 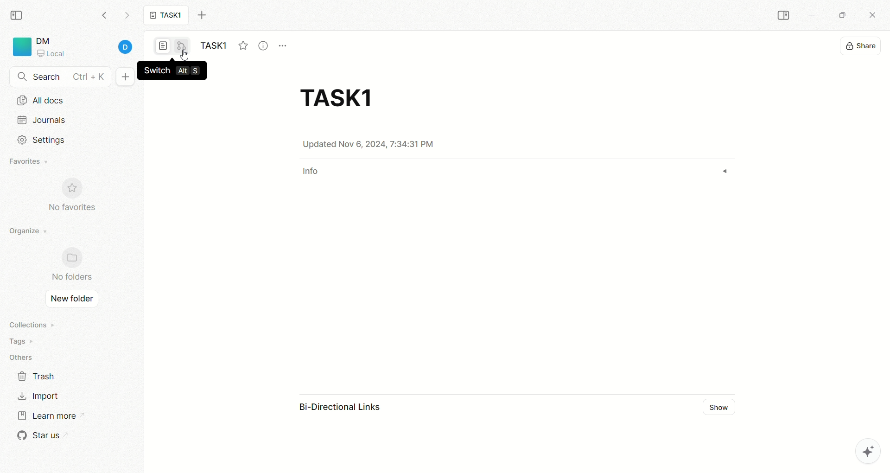 I want to click on COLLAPSE SIDEBAR, so click(x=784, y=16).